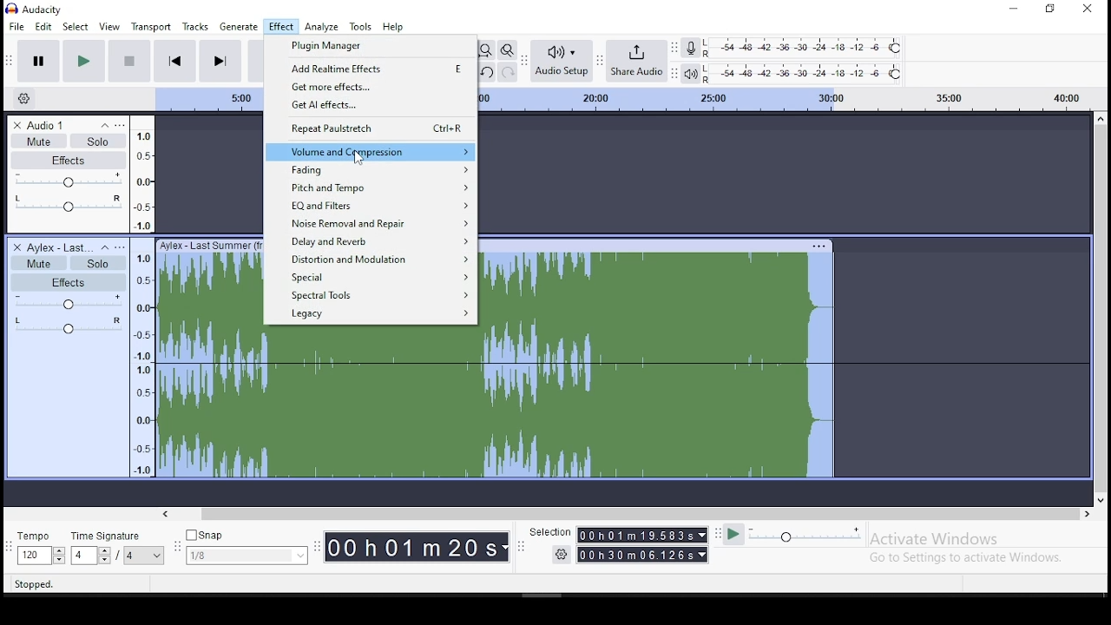 The height and width of the screenshot is (625, 1111). I want to click on get AI effects, so click(369, 107).